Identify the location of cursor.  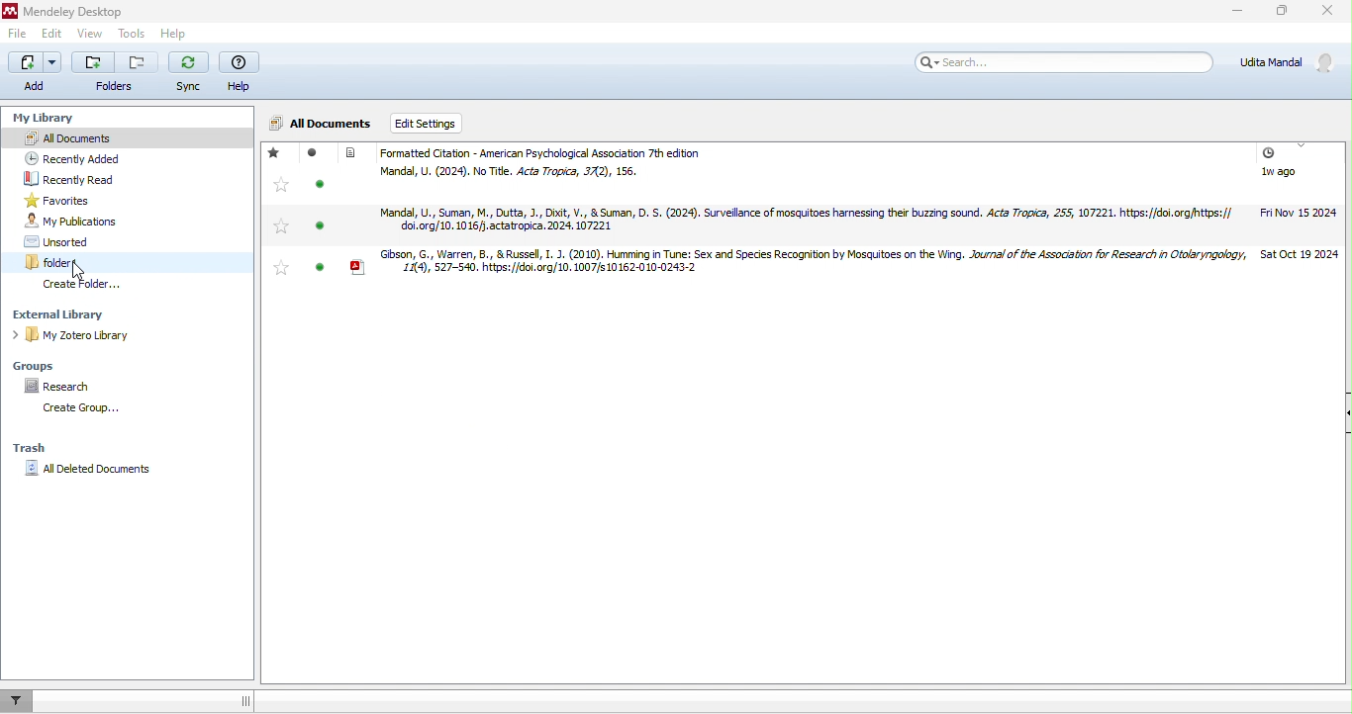
(78, 271).